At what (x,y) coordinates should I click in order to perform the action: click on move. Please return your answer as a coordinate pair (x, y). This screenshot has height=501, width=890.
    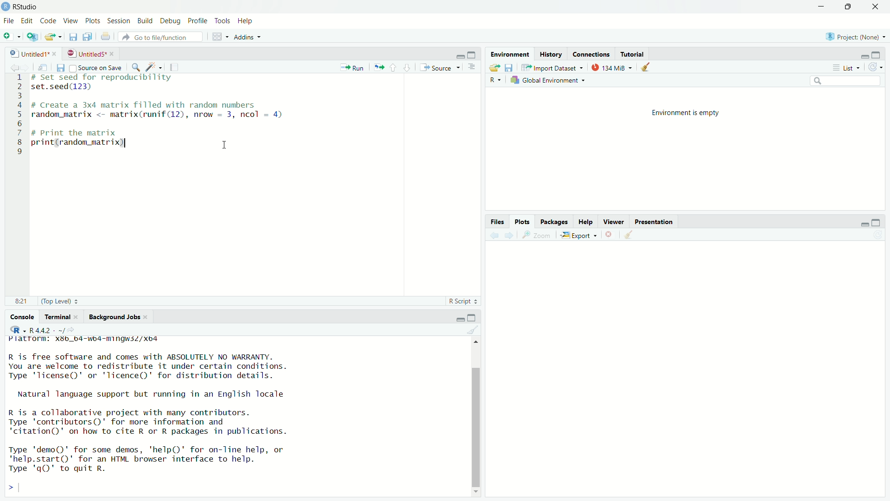
    Looking at the image, I should click on (44, 67).